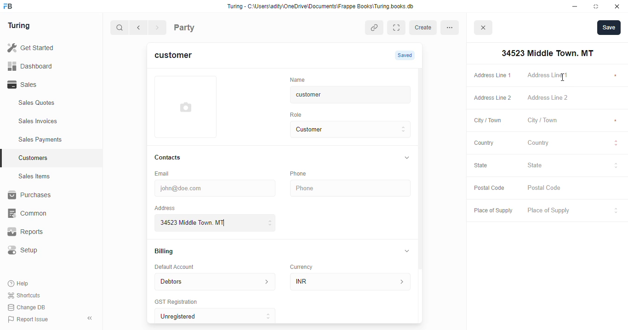 The width and height of the screenshot is (628, 330). Describe the element at coordinates (488, 121) in the screenshot. I see `City / Town` at that location.